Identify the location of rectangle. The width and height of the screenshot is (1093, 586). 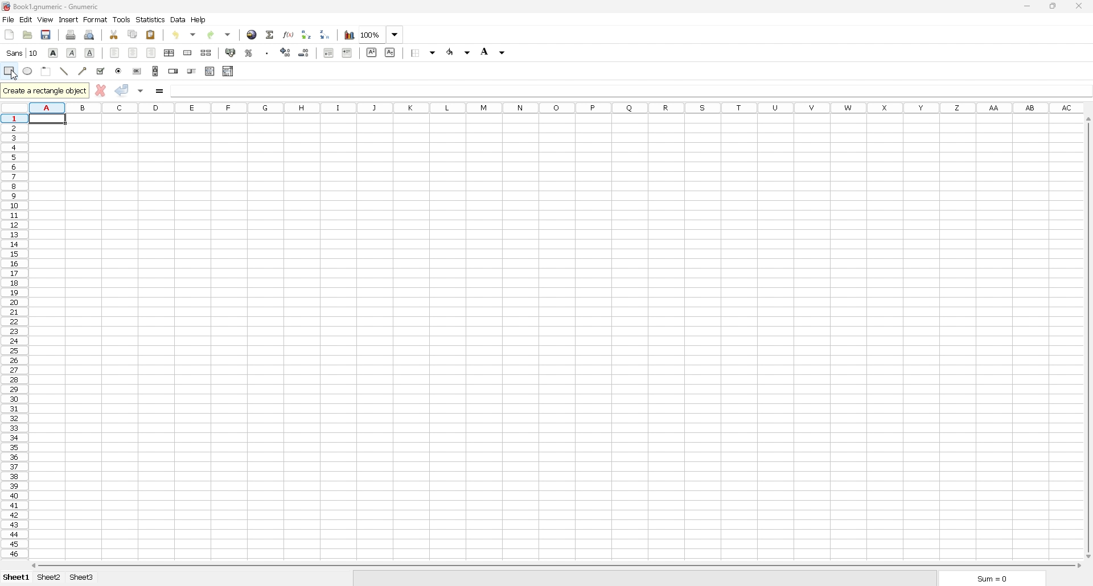
(9, 71).